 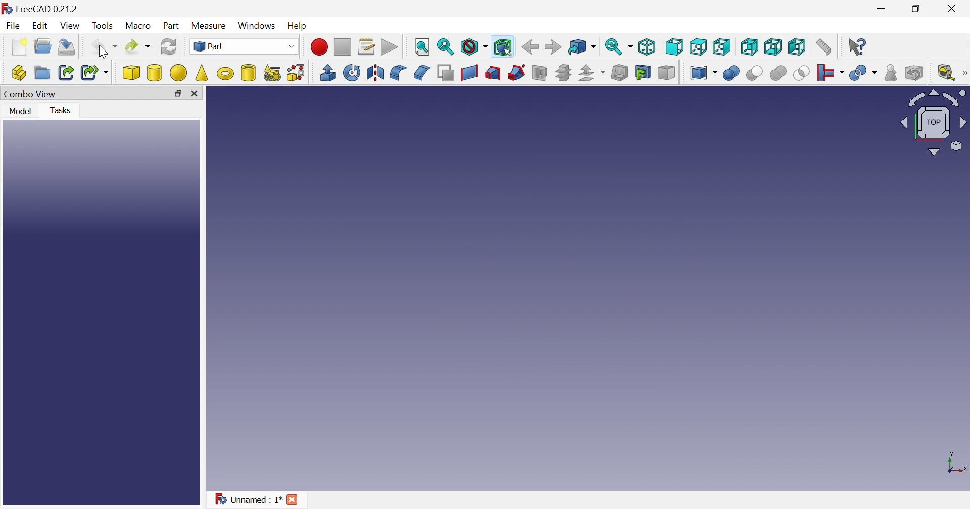 What do you see at coordinates (155, 73) in the screenshot?
I see `Cylinder` at bounding box center [155, 73].